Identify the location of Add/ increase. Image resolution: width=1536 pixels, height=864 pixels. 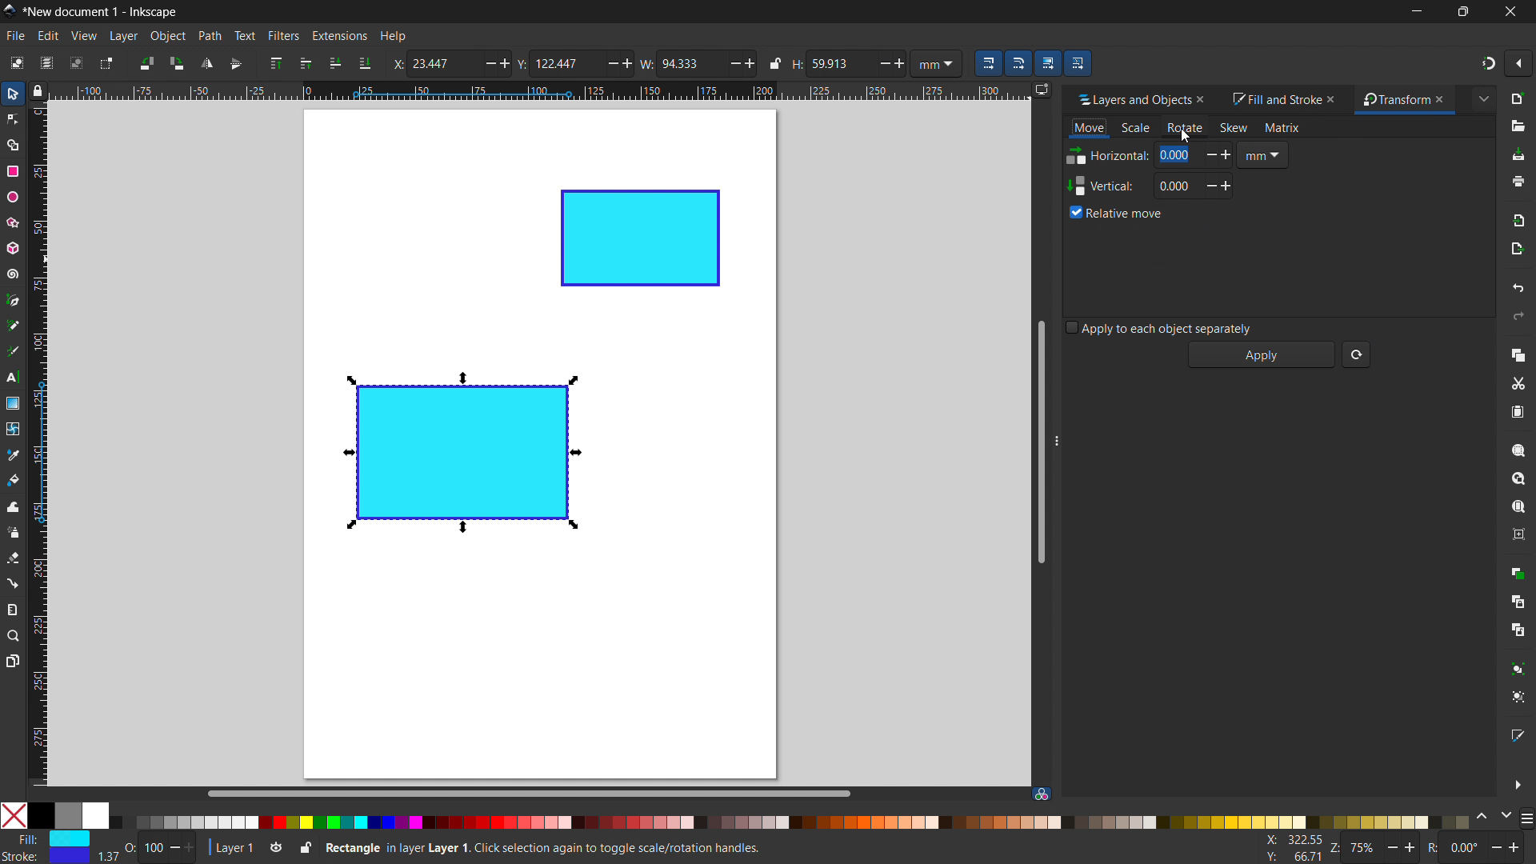
(900, 62).